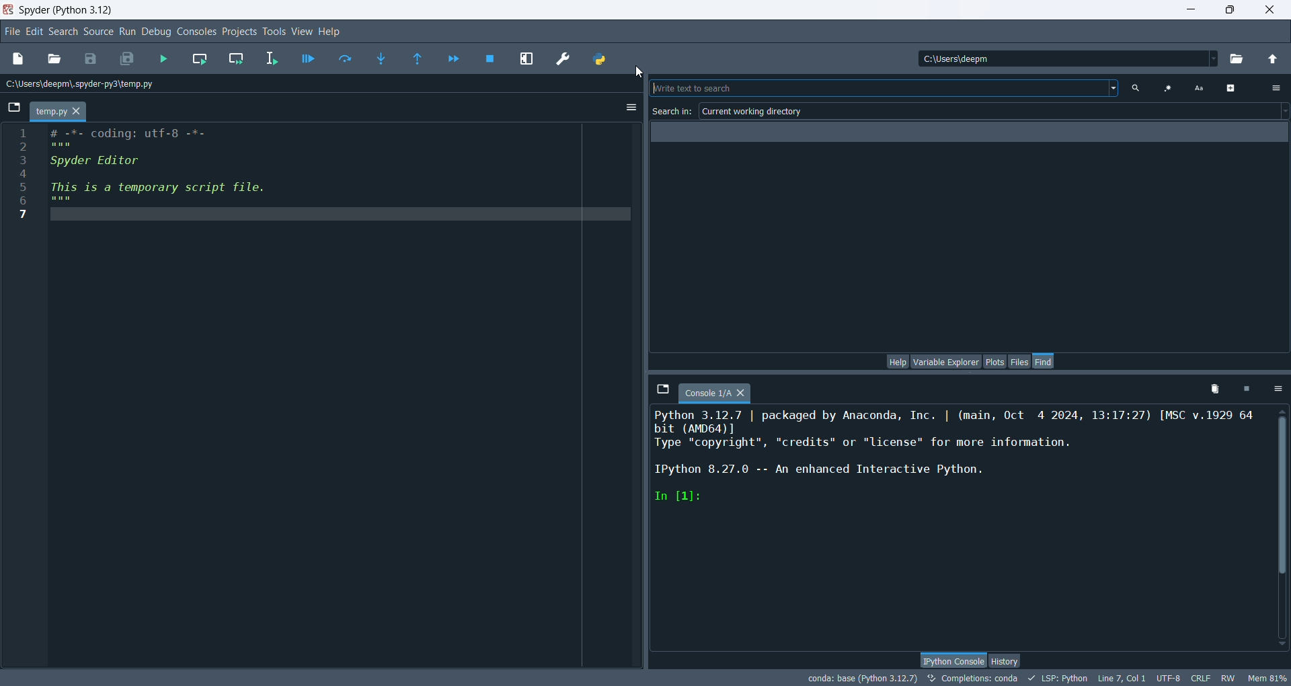 The height and width of the screenshot is (686, 1291). Describe the element at coordinates (1167, 89) in the screenshot. I see `use regular expression` at that location.